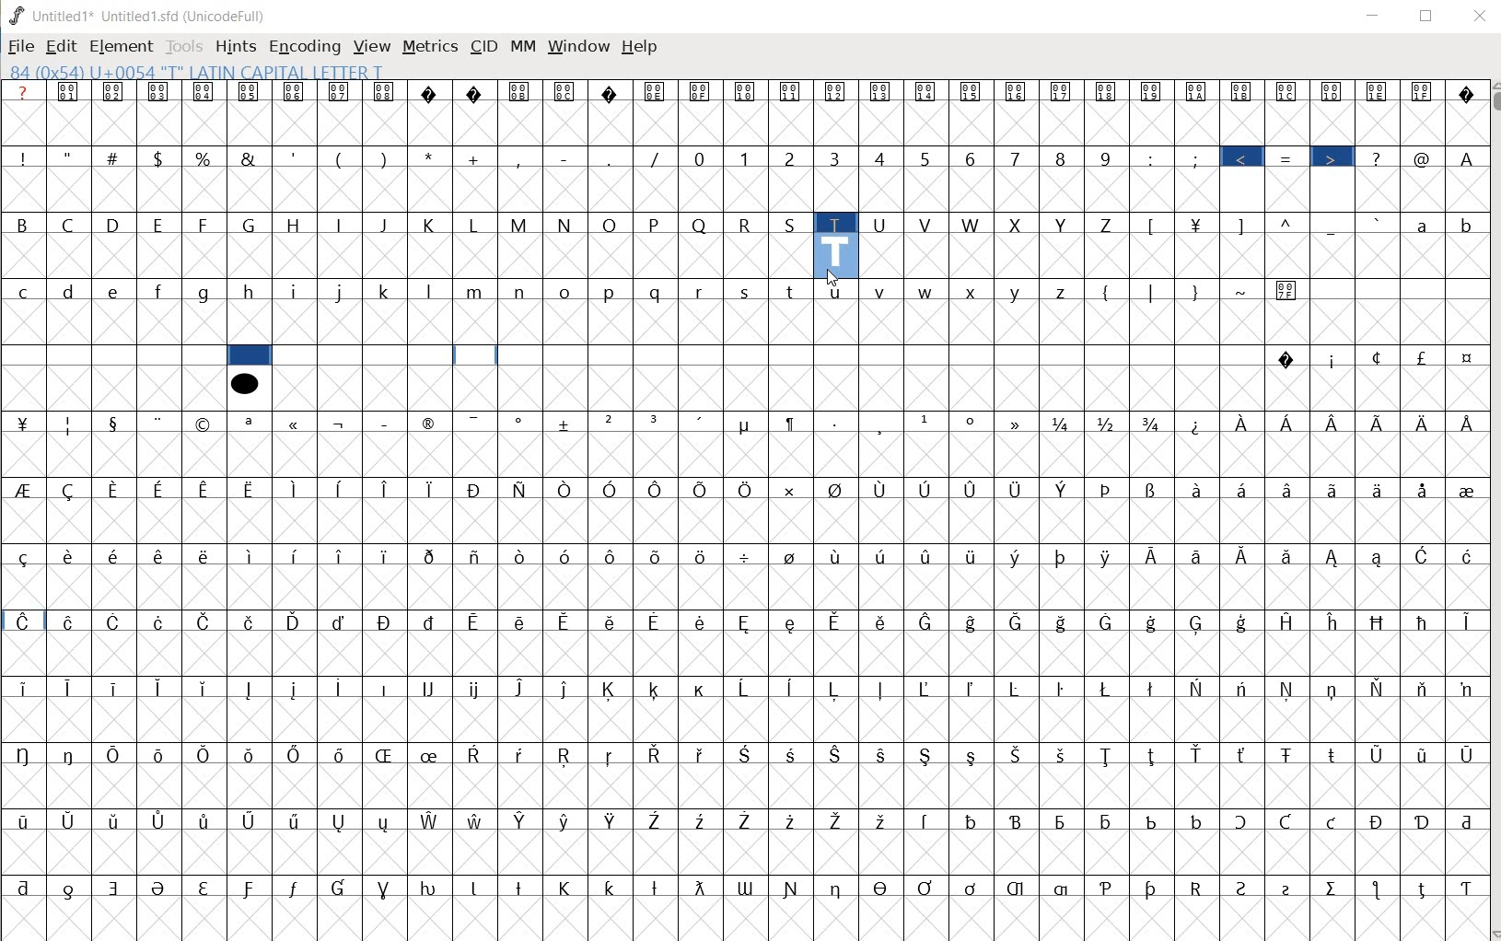 The width and height of the screenshot is (1501, 941). Describe the element at coordinates (297, 93) in the screenshot. I see `Symbol` at that location.